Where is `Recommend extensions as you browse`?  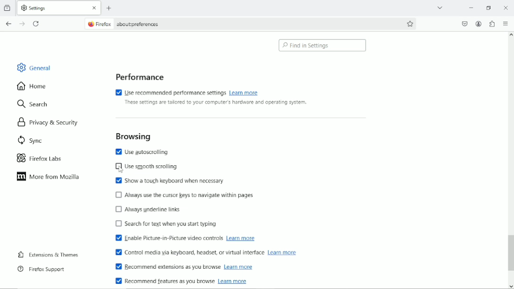 Recommend extensions as you browse is located at coordinates (166, 267).